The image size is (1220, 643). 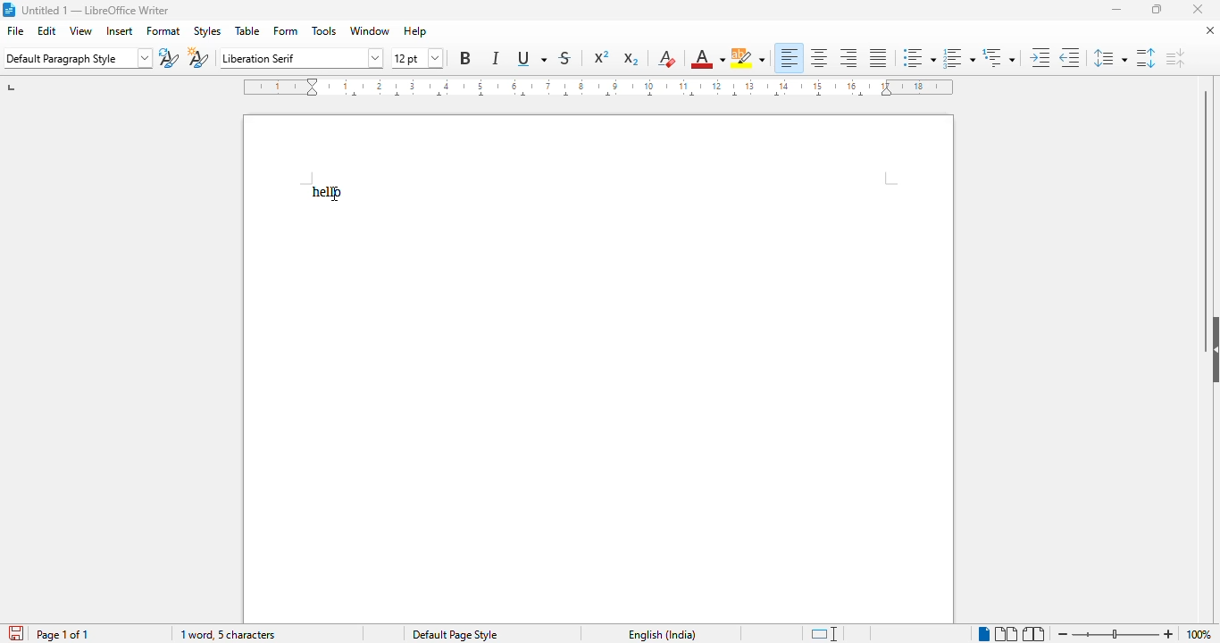 I want to click on align left, so click(x=790, y=57).